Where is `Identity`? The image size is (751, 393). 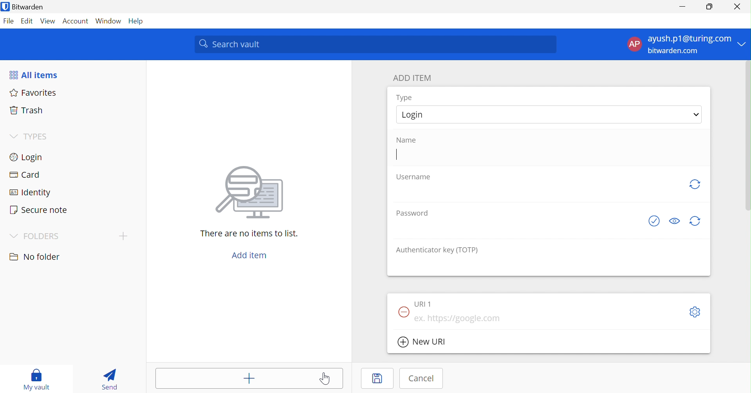
Identity is located at coordinates (28, 192).